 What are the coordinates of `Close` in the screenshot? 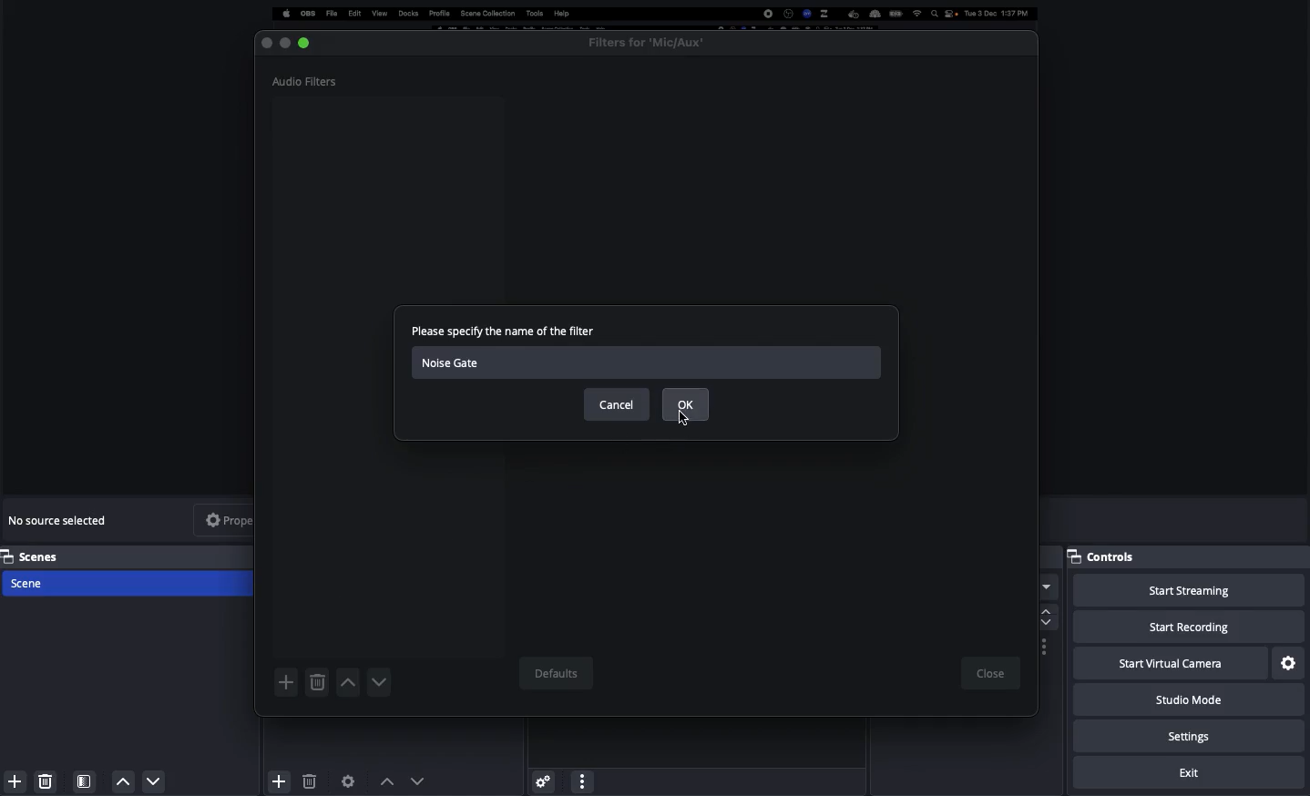 It's located at (989, 674).